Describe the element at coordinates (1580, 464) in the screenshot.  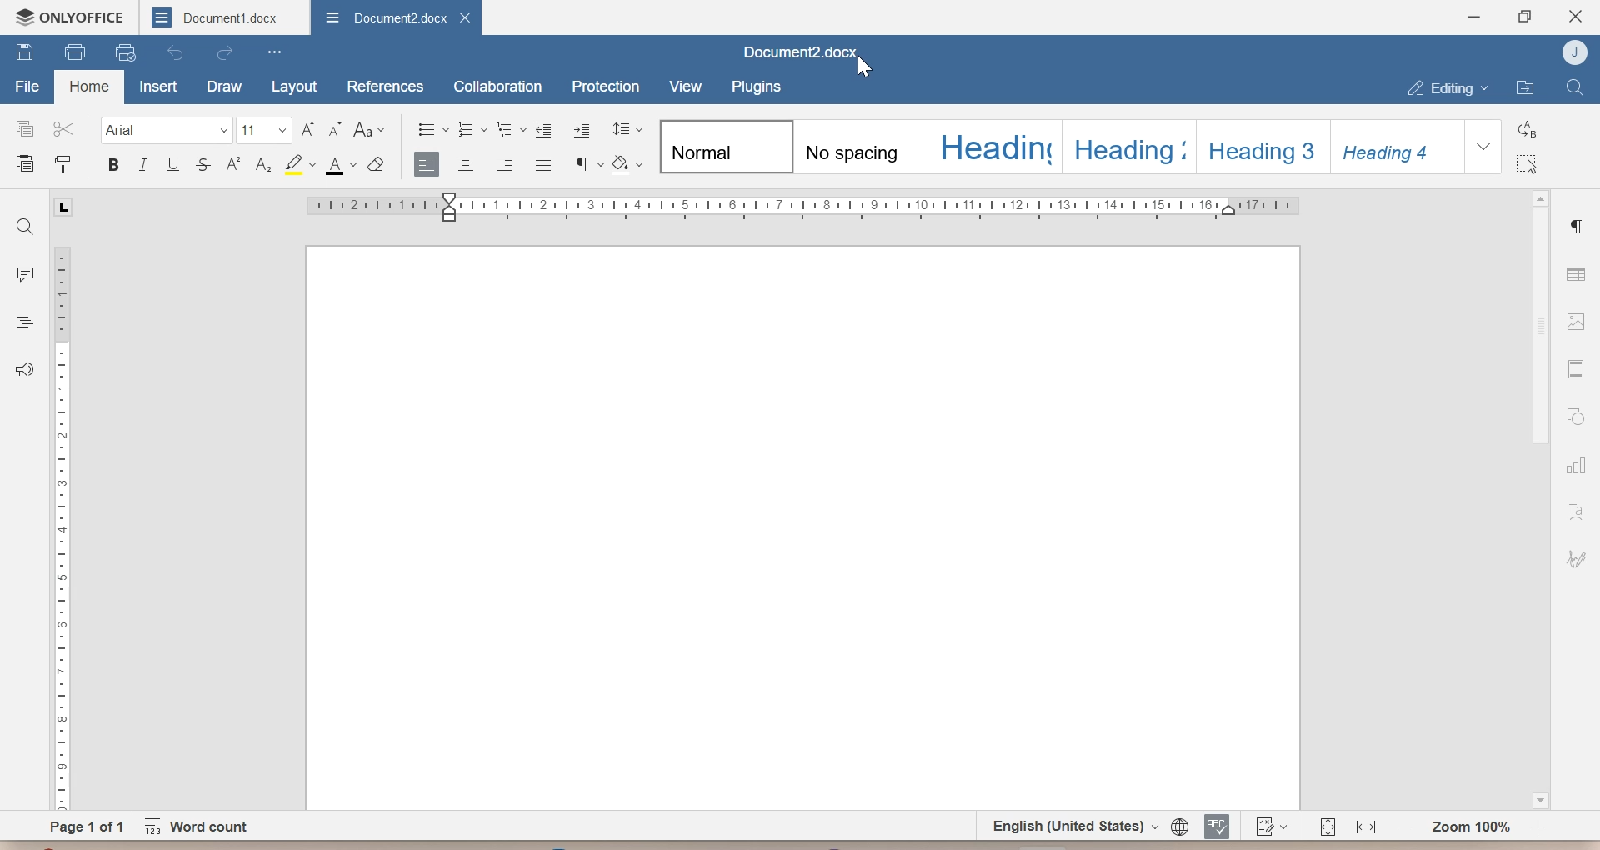
I see `charts` at that location.